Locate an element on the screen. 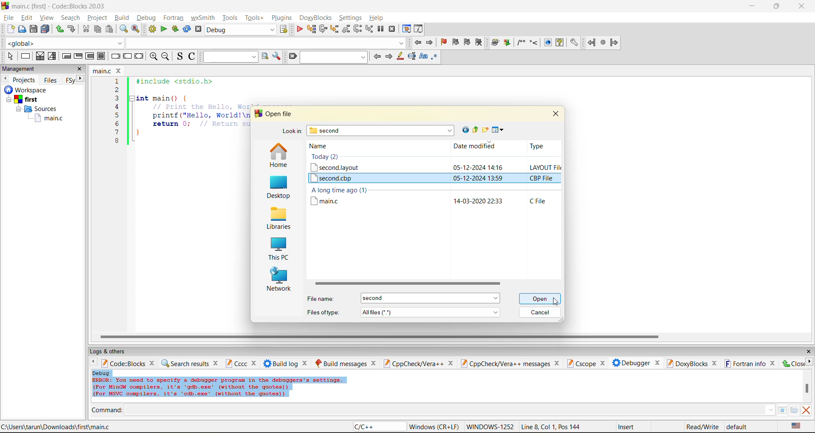 The height and width of the screenshot is (433, 815). second.layout file is located at coordinates (335, 167).